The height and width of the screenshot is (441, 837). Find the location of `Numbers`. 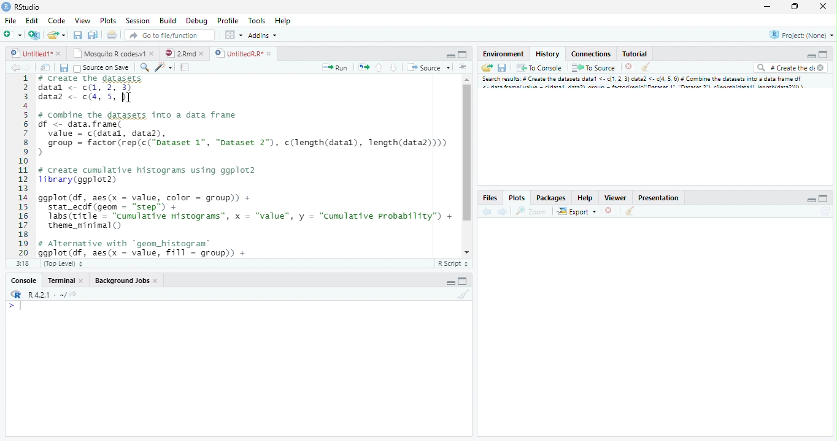

Numbers is located at coordinates (25, 165).